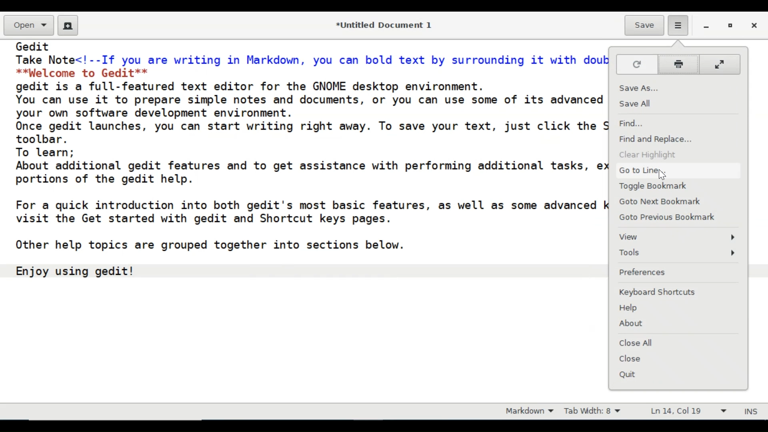 The height and width of the screenshot is (432, 768). Describe the element at coordinates (648, 155) in the screenshot. I see `Clear Highlight` at that location.